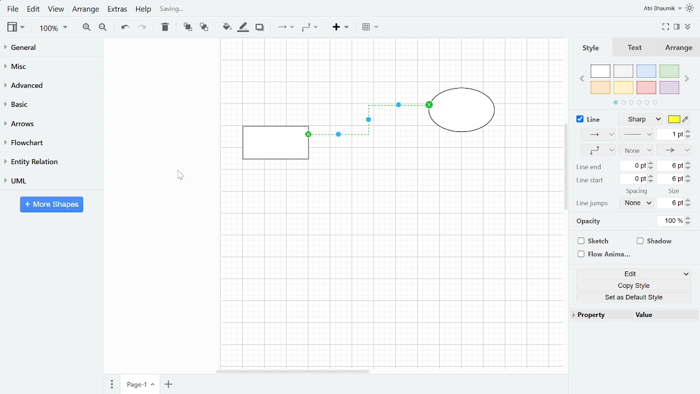  Describe the element at coordinates (242, 28) in the screenshot. I see `Fill line` at that location.